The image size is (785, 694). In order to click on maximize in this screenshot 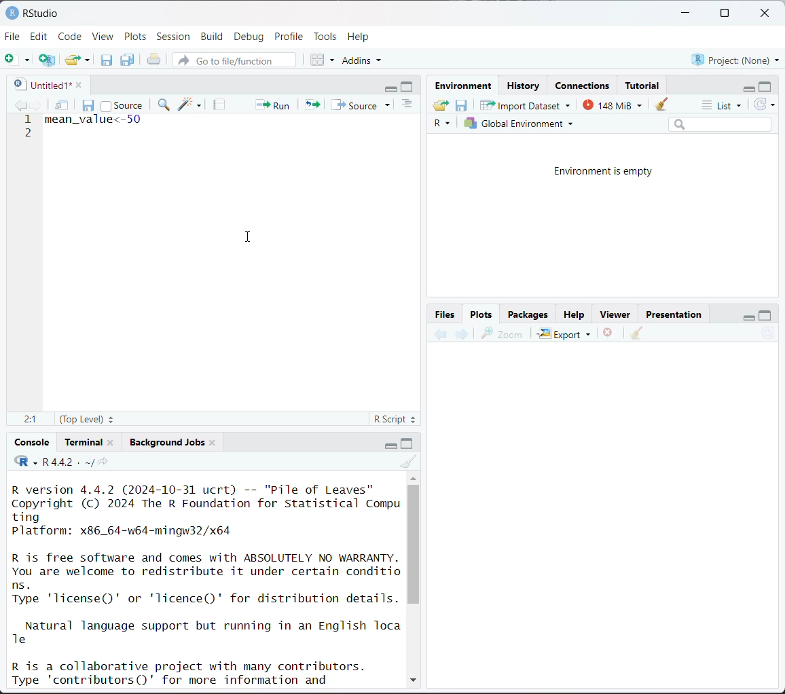, I will do `click(765, 314)`.